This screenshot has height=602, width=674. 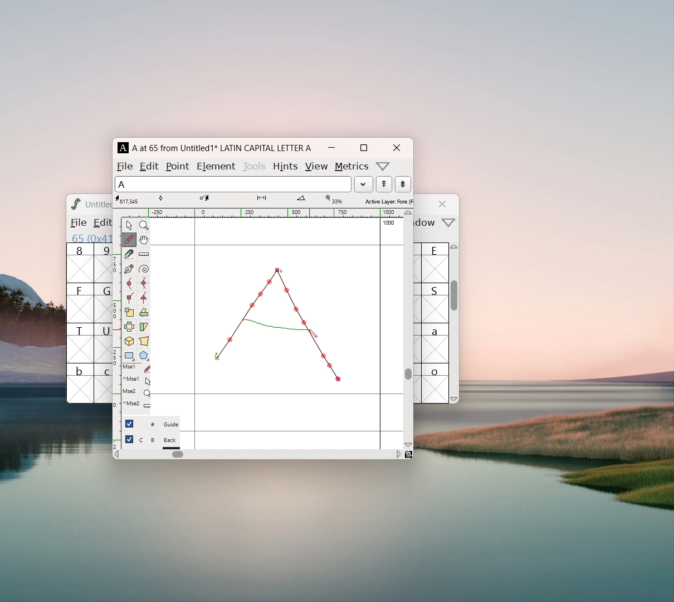 What do you see at coordinates (436, 263) in the screenshot?
I see `E` at bounding box center [436, 263].